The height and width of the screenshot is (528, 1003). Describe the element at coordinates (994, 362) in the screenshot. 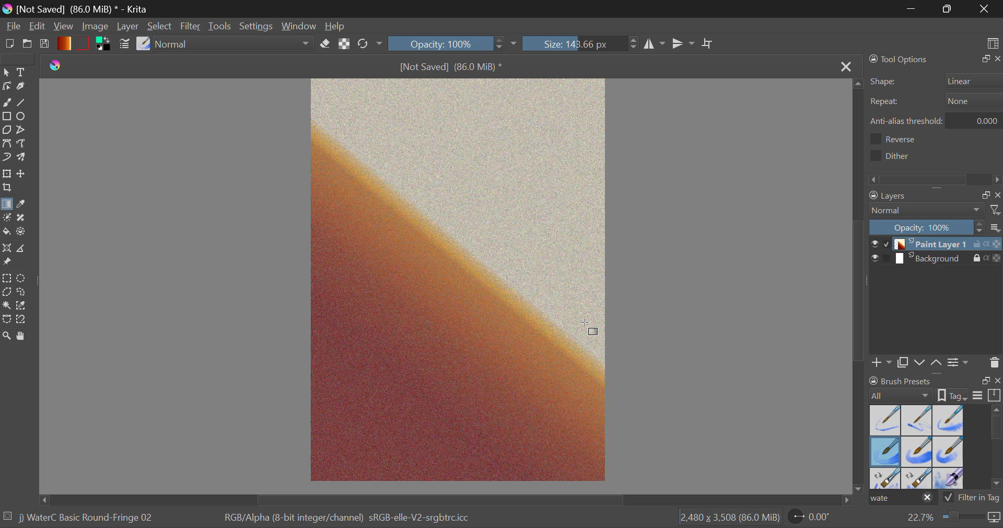

I see `trash` at that location.